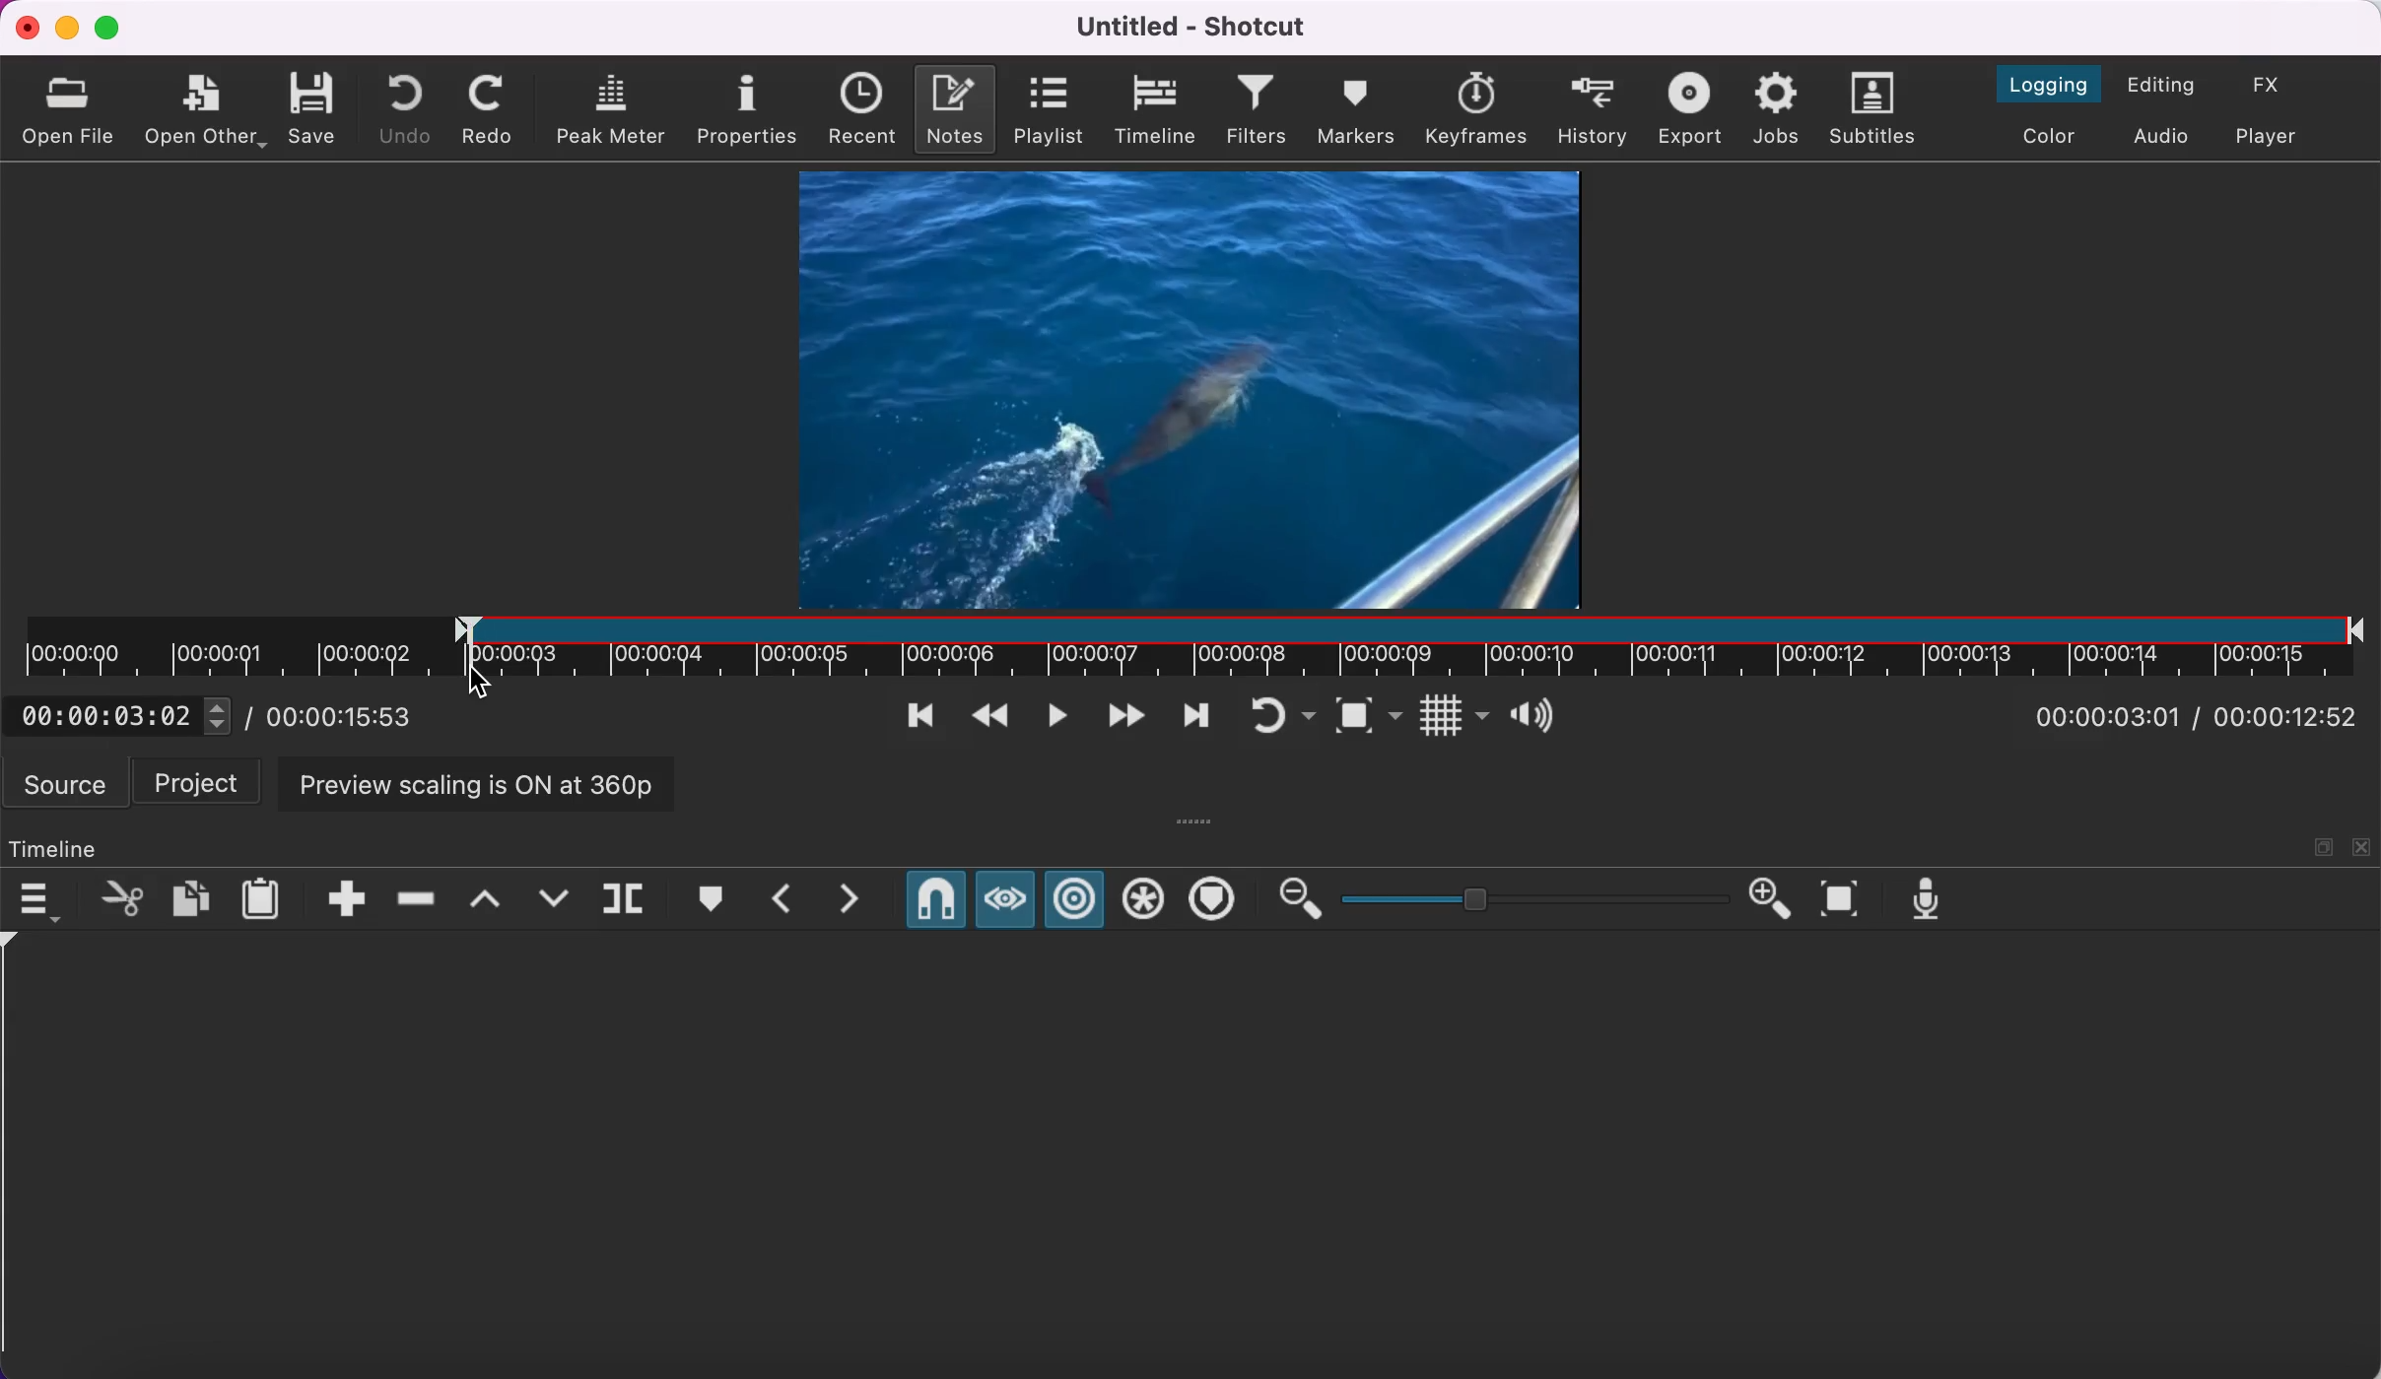 This screenshot has height=1379, width=2381. Describe the element at coordinates (1204, 28) in the screenshot. I see `title` at that location.